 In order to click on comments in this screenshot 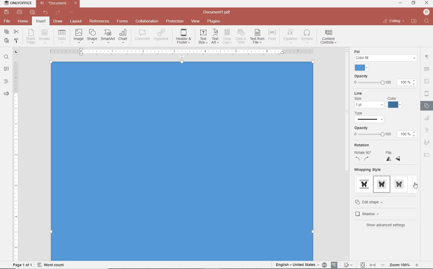, I will do `click(6, 69)`.